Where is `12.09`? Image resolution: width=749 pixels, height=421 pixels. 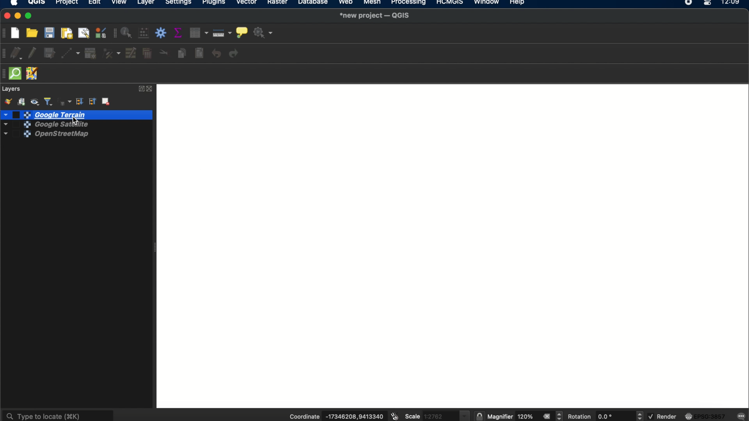
12.09 is located at coordinates (733, 3).